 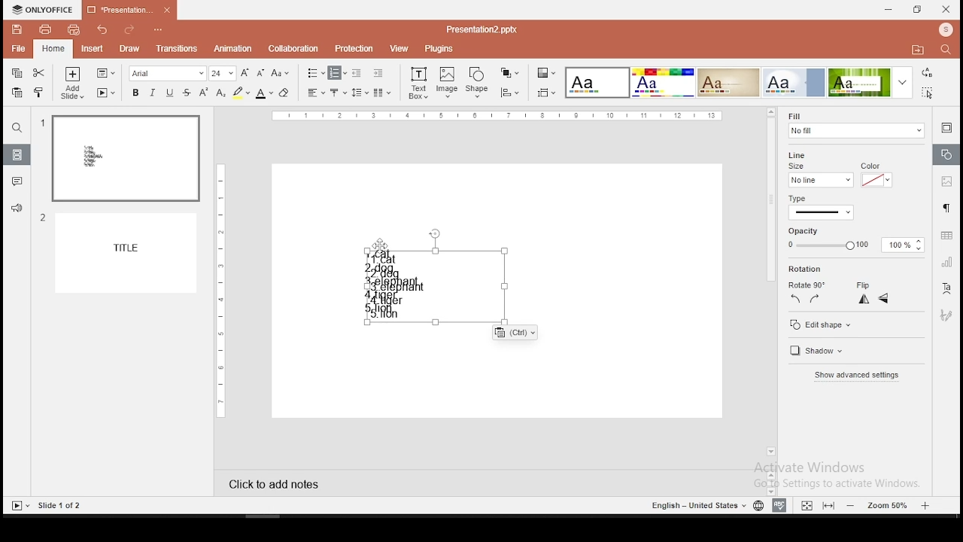 What do you see at coordinates (945, 263) in the screenshot?
I see `chart settings` at bounding box center [945, 263].